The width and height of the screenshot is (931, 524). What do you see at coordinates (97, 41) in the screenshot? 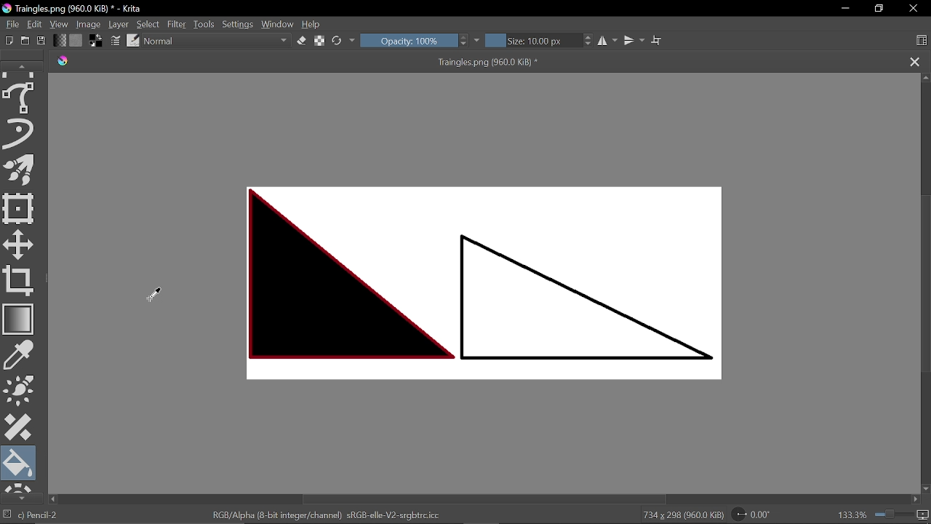
I see `Foreground and background color` at bounding box center [97, 41].